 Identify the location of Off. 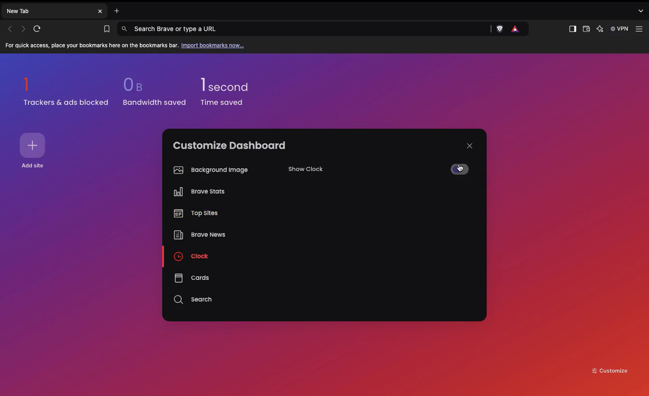
(459, 169).